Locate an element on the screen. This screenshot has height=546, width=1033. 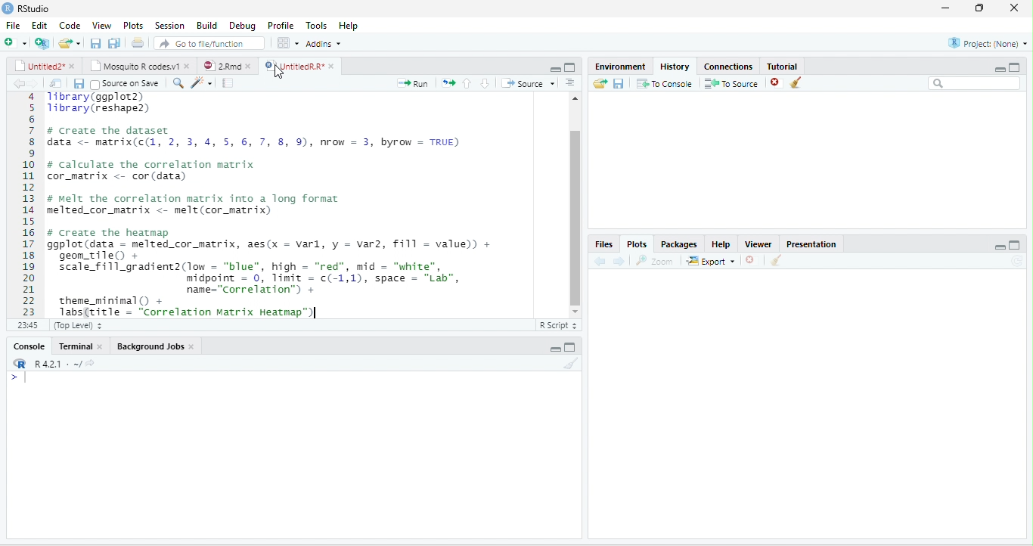
+ Run is located at coordinates (407, 83).